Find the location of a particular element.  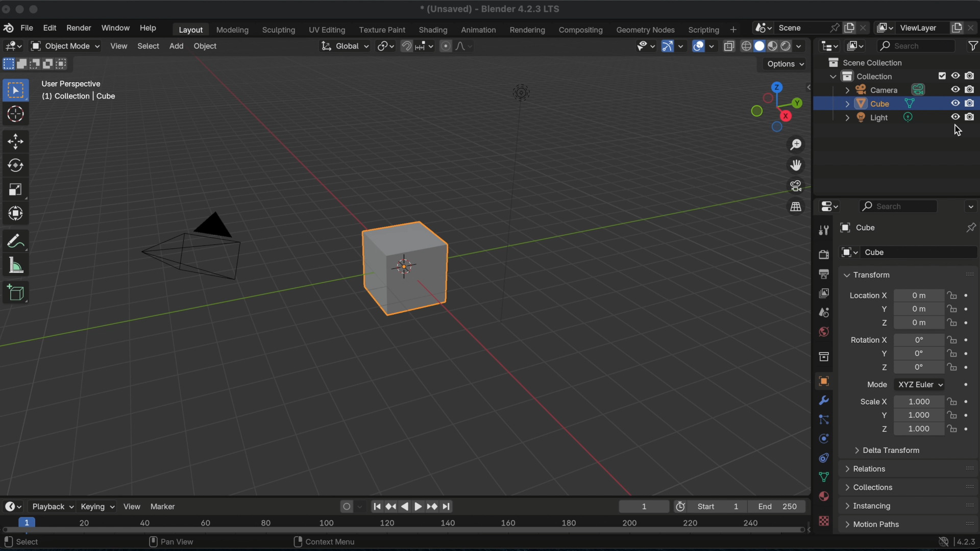

view is located at coordinates (120, 45).